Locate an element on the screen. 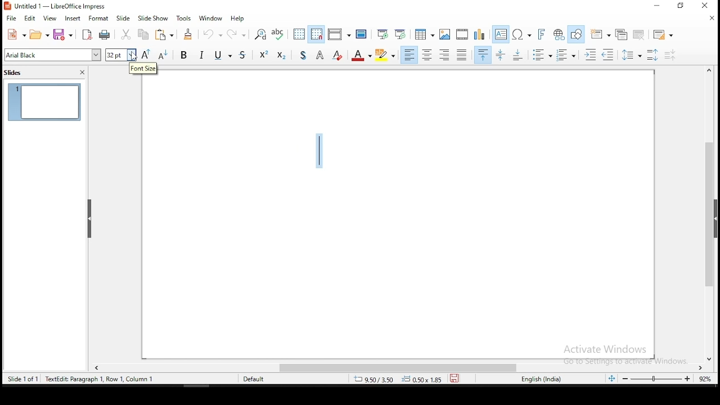 The image size is (720, 405). open is located at coordinates (39, 34).